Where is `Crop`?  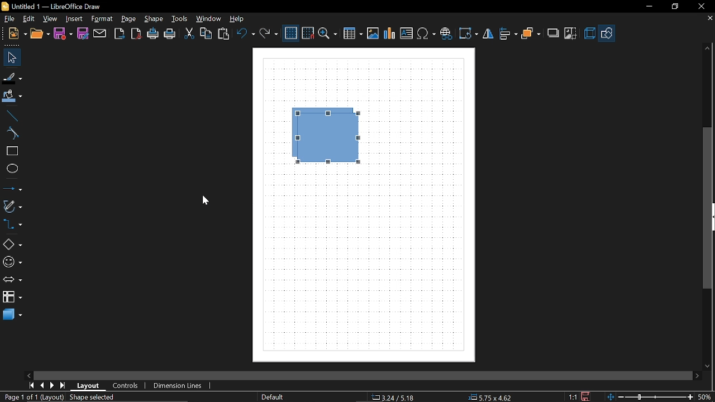
Crop is located at coordinates (571, 34).